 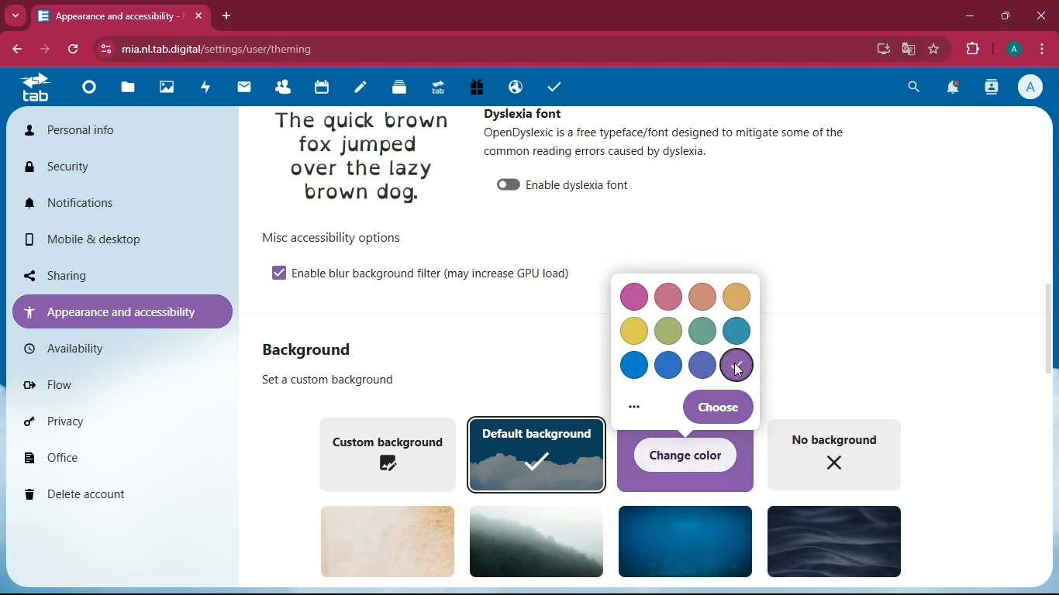 What do you see at coordinates (202, 88) in the screenshot?
I see `activity` at bounding box center [202, 88].